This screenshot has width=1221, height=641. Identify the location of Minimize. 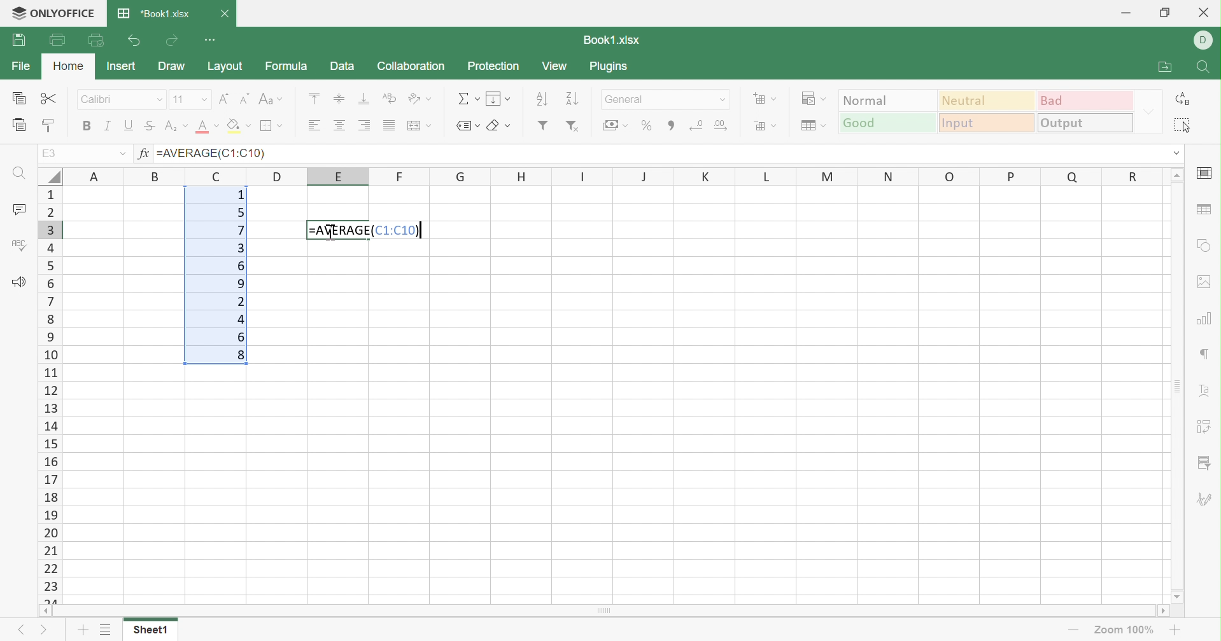
(1126, 13).